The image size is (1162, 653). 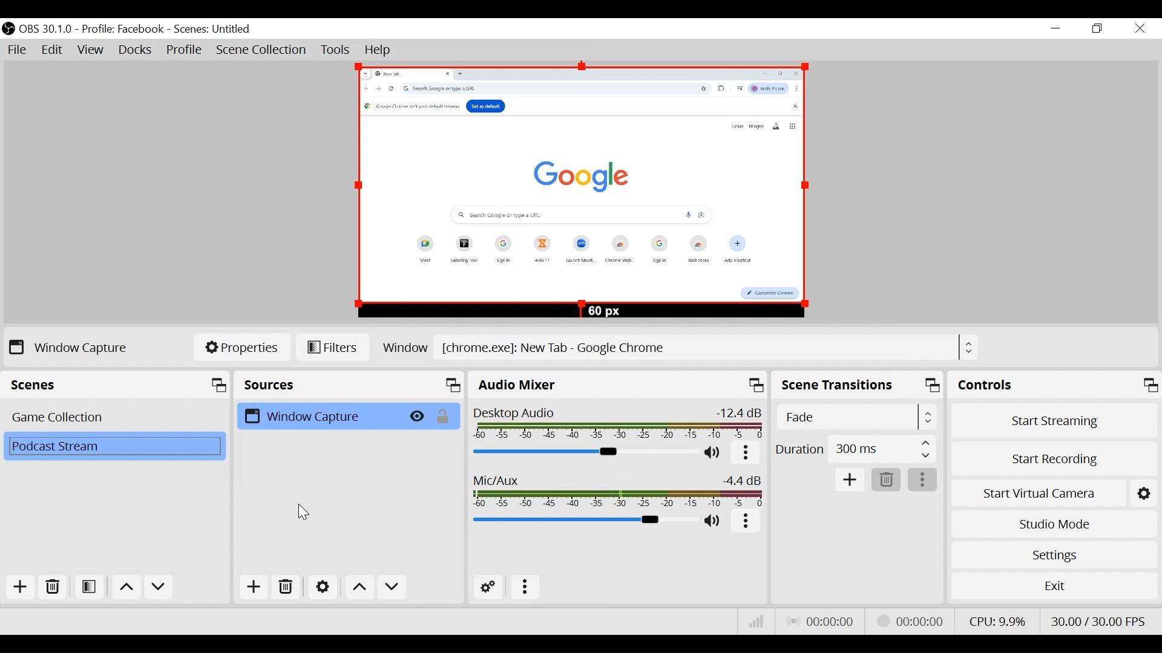 I want to click on Select Duration, so click(x=855, y=449).